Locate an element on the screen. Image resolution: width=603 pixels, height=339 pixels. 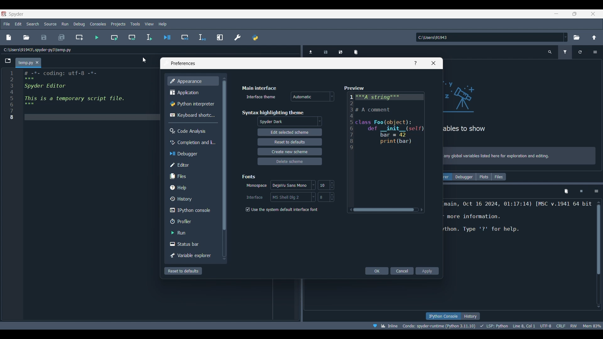
value is located at coordinates (326, 197).